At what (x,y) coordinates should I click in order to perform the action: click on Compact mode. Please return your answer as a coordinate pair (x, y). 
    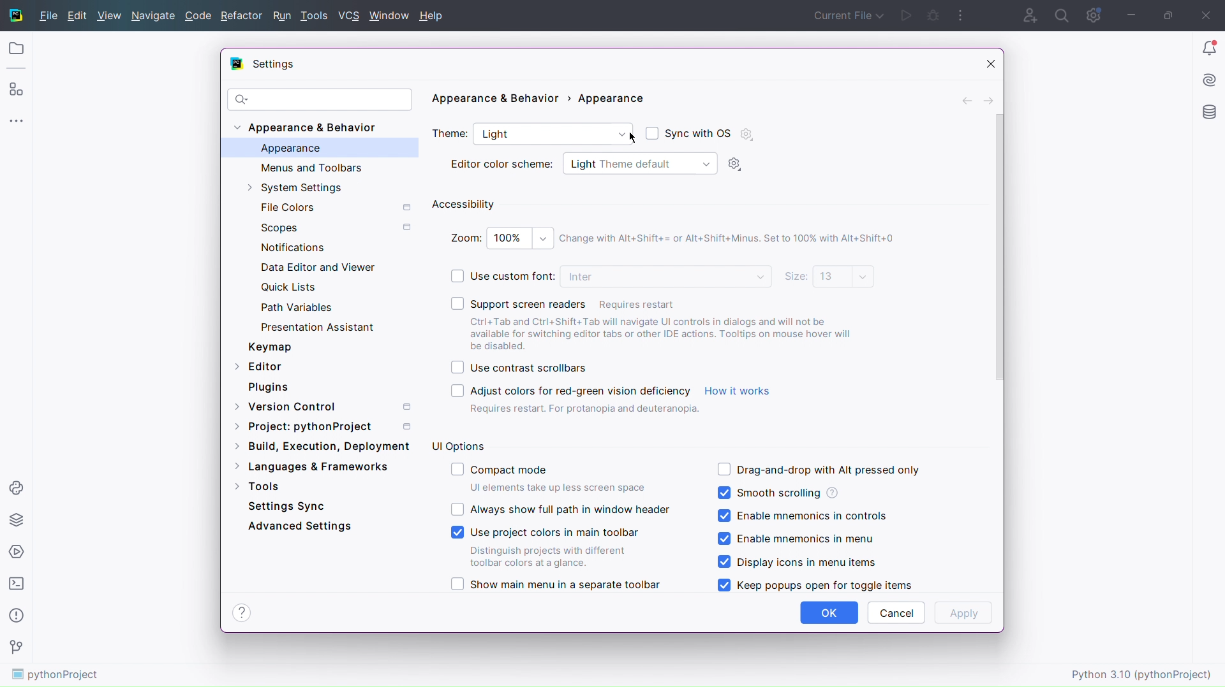
    Looking at the image, I should click on (551, 478).